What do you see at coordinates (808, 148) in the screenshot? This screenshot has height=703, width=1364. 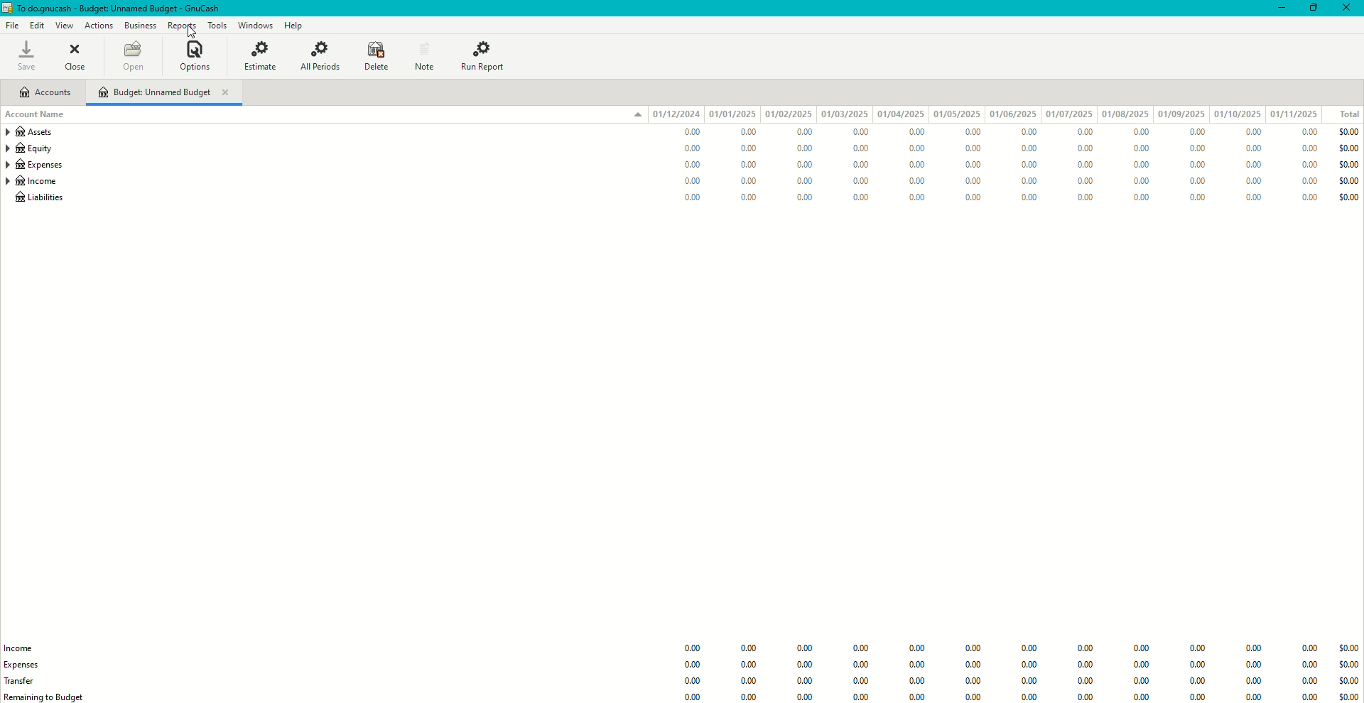 I see `0.00` at bounding box center [808, 148].